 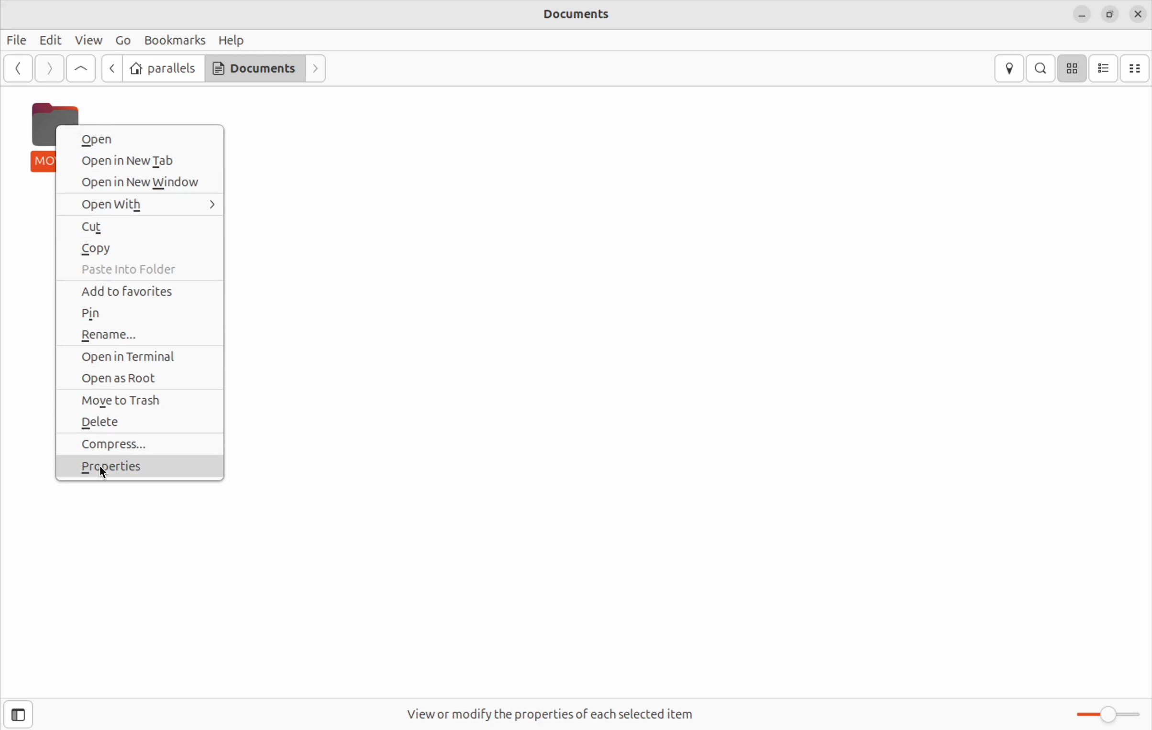 I want to click on icon view, so click(x=1074, y=69).